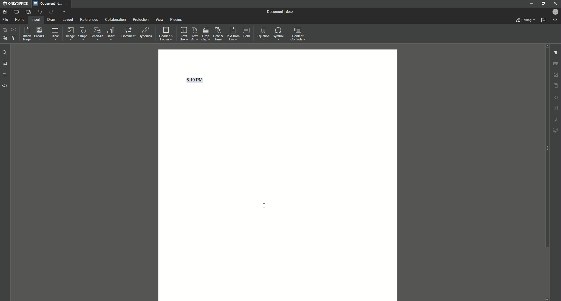 Image resolution: width=561 pixels, height=301 pixels. Describe the element at coordinates (145, 31) in the screenshot. I see `Hyperlink` at that location.